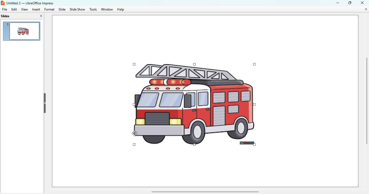 This screenshot has height=194, width=369. I want to click on corner handles, so click(169, 64).